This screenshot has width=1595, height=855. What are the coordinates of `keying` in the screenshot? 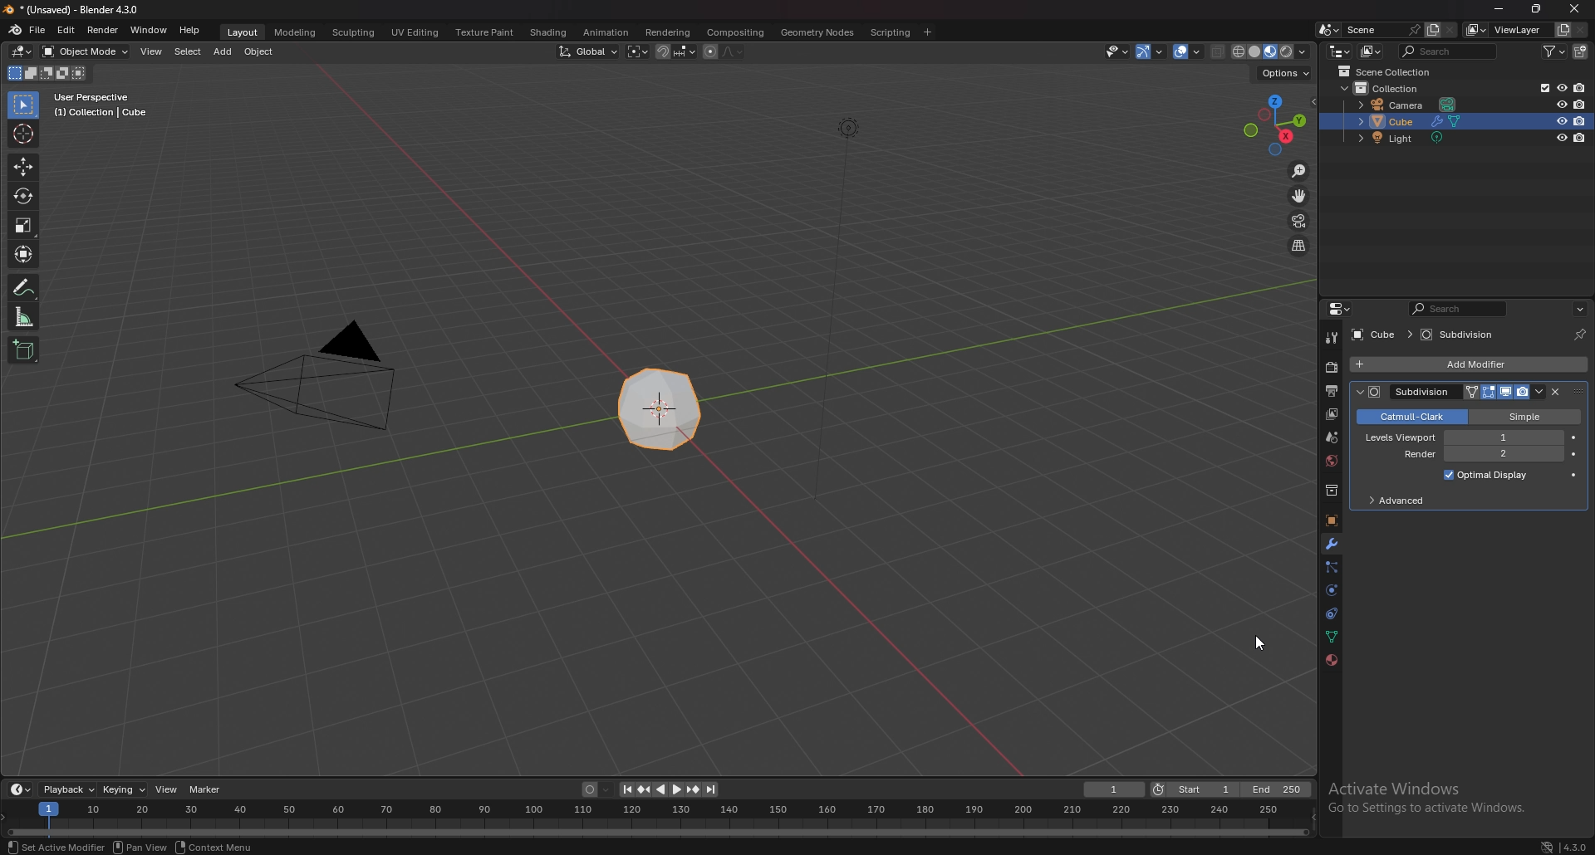 It's located at (123, 789).